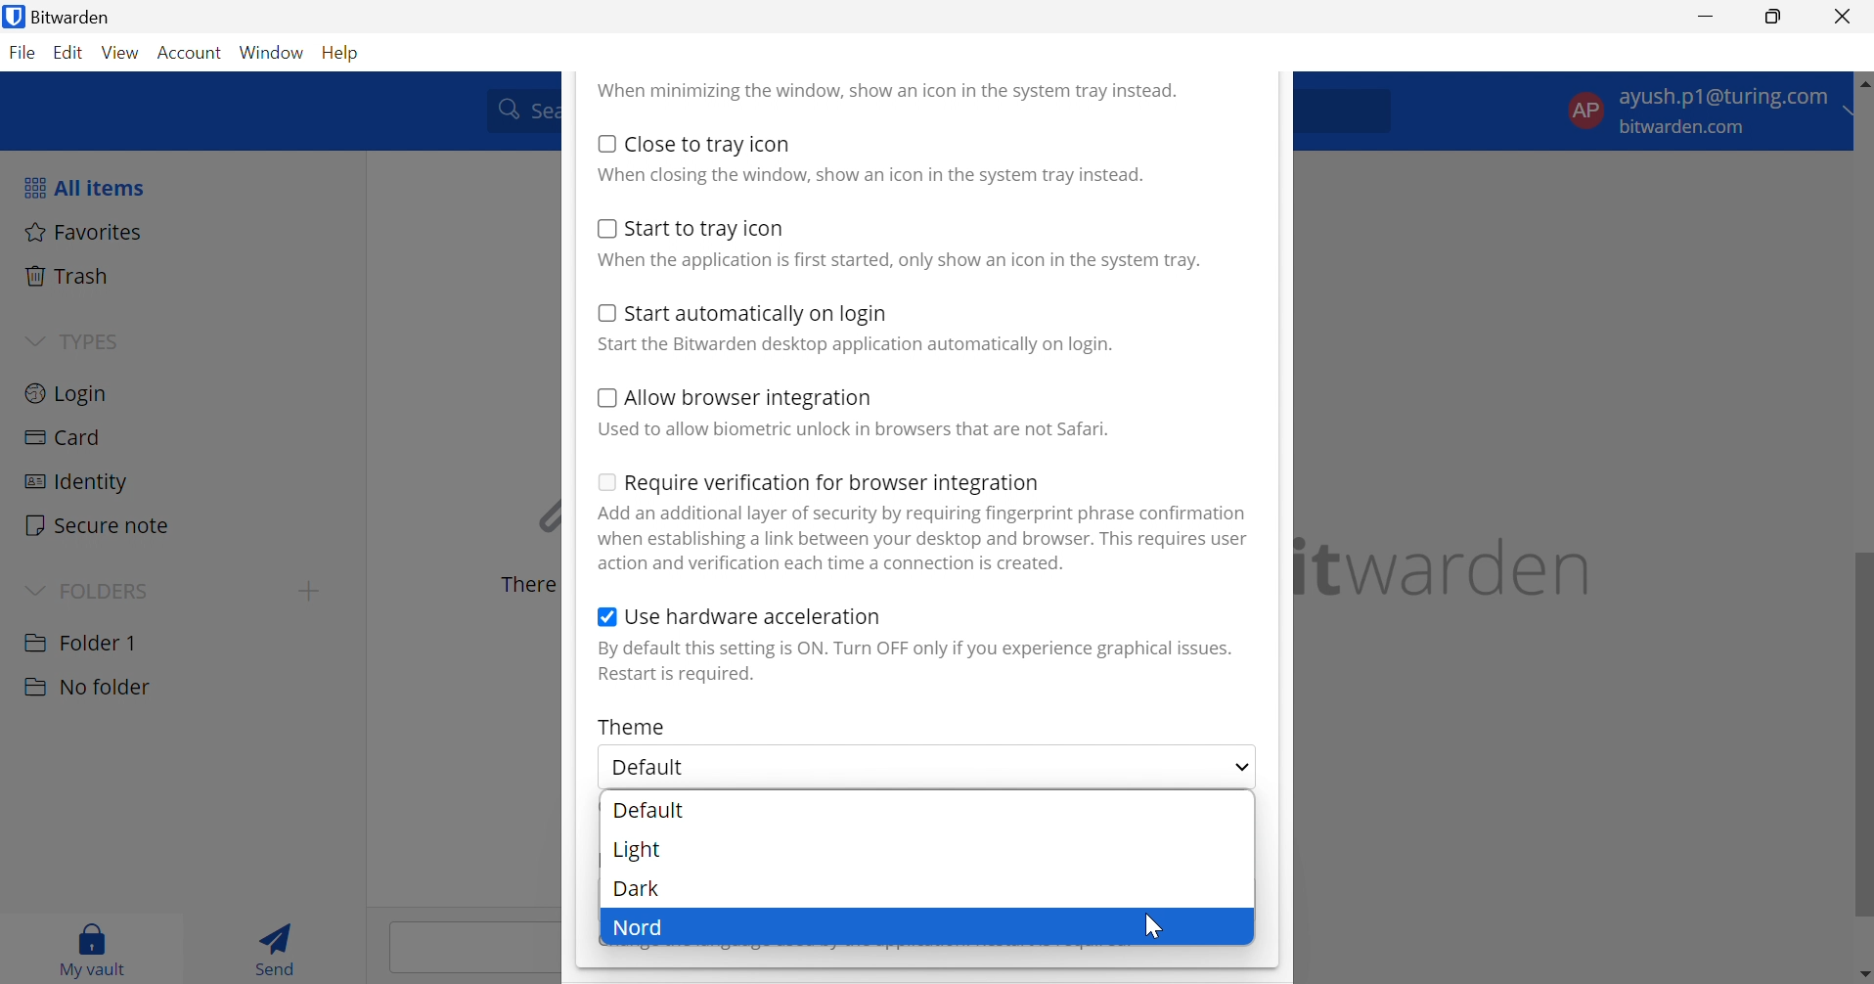 Image resolution: width=1874 pixels, height=984 pixels. I want to click on Default, so click(656, 768).